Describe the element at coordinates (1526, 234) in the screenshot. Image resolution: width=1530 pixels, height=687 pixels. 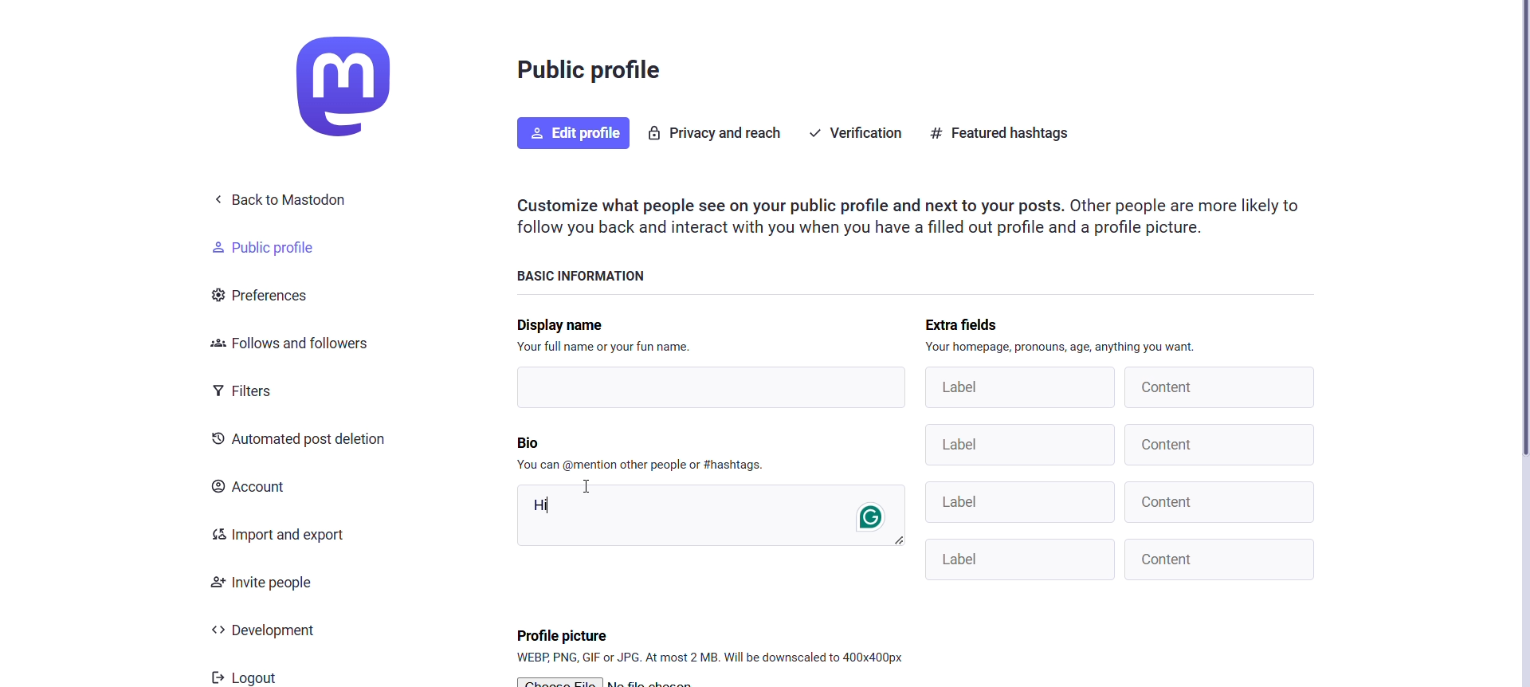
I see `scroll bar` at that location.